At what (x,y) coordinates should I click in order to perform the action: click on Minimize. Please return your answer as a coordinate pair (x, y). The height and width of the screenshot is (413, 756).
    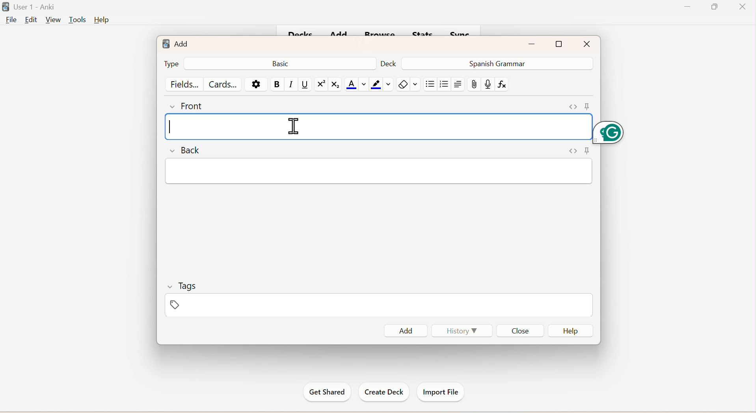
    Looking at the image, I should click on (689, 7).